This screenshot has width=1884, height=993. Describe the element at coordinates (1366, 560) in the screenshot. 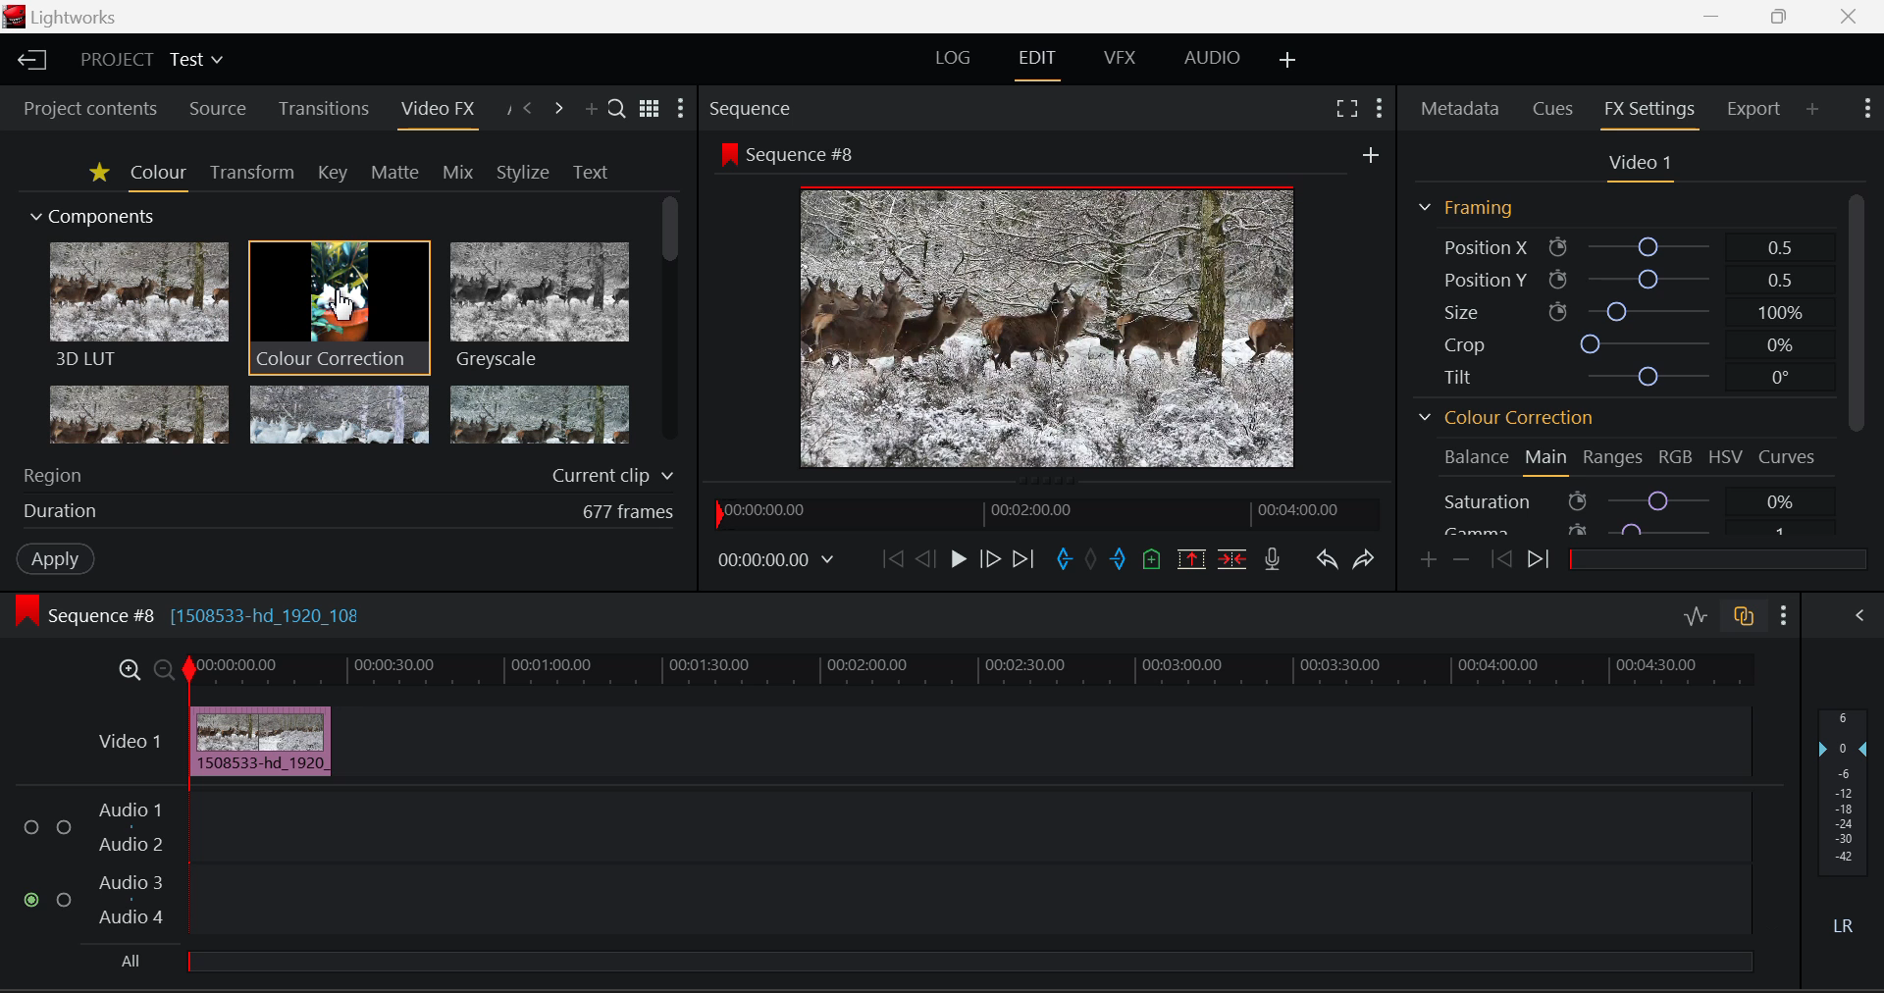

I see `Redo` at that location.